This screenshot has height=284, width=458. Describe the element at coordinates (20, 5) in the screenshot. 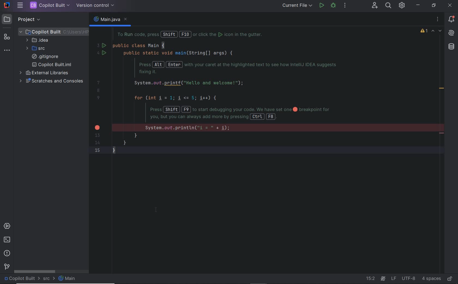

I see `MAIN MENU` at that location.